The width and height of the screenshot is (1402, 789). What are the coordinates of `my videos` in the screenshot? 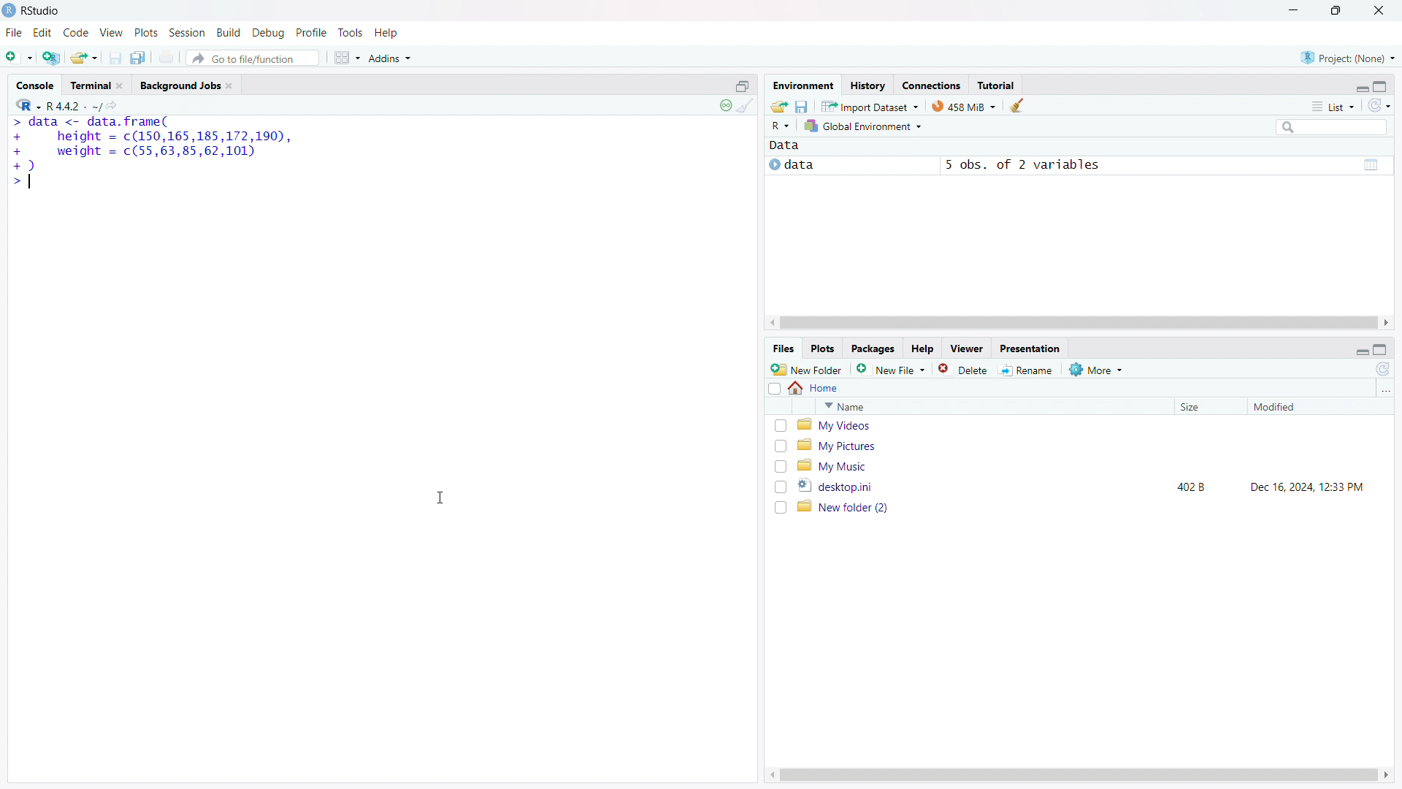 It's located at (1089, 425).